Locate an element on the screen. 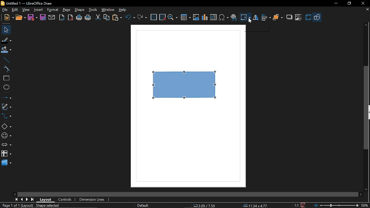  flowchart is located at coordinates (6, 154).